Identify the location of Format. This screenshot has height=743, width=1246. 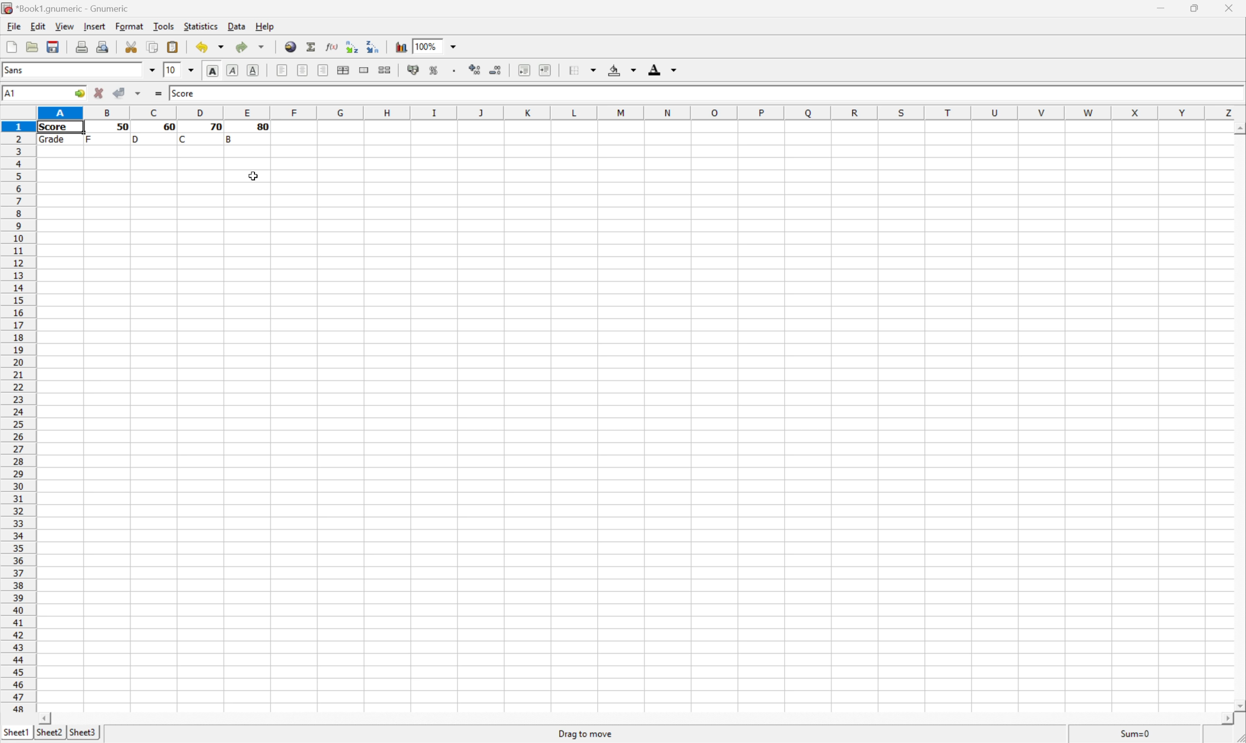
(129, 25).